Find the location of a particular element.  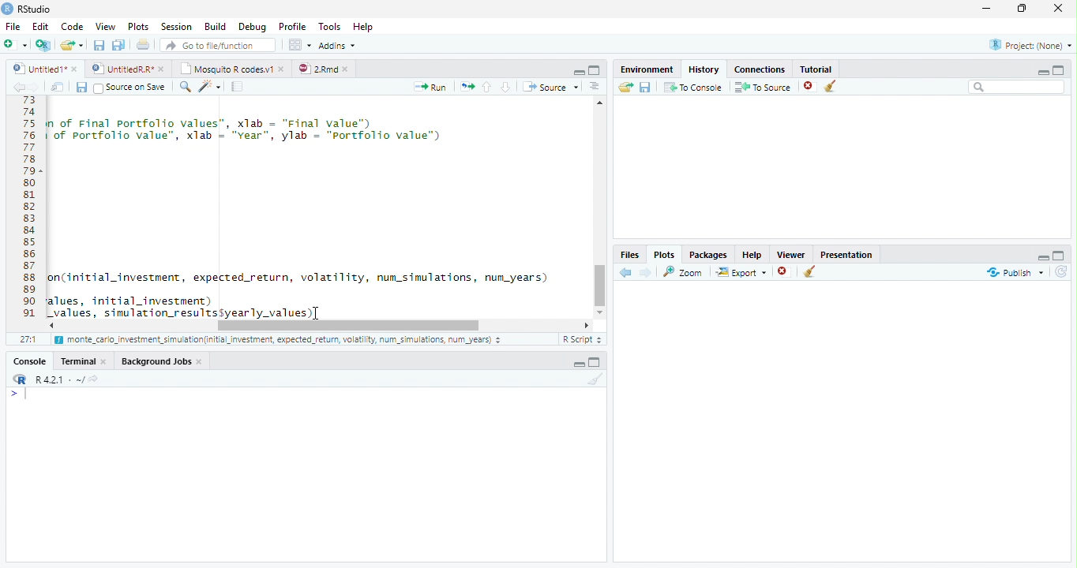

Remove Selected is located at coordinates (811, 86).